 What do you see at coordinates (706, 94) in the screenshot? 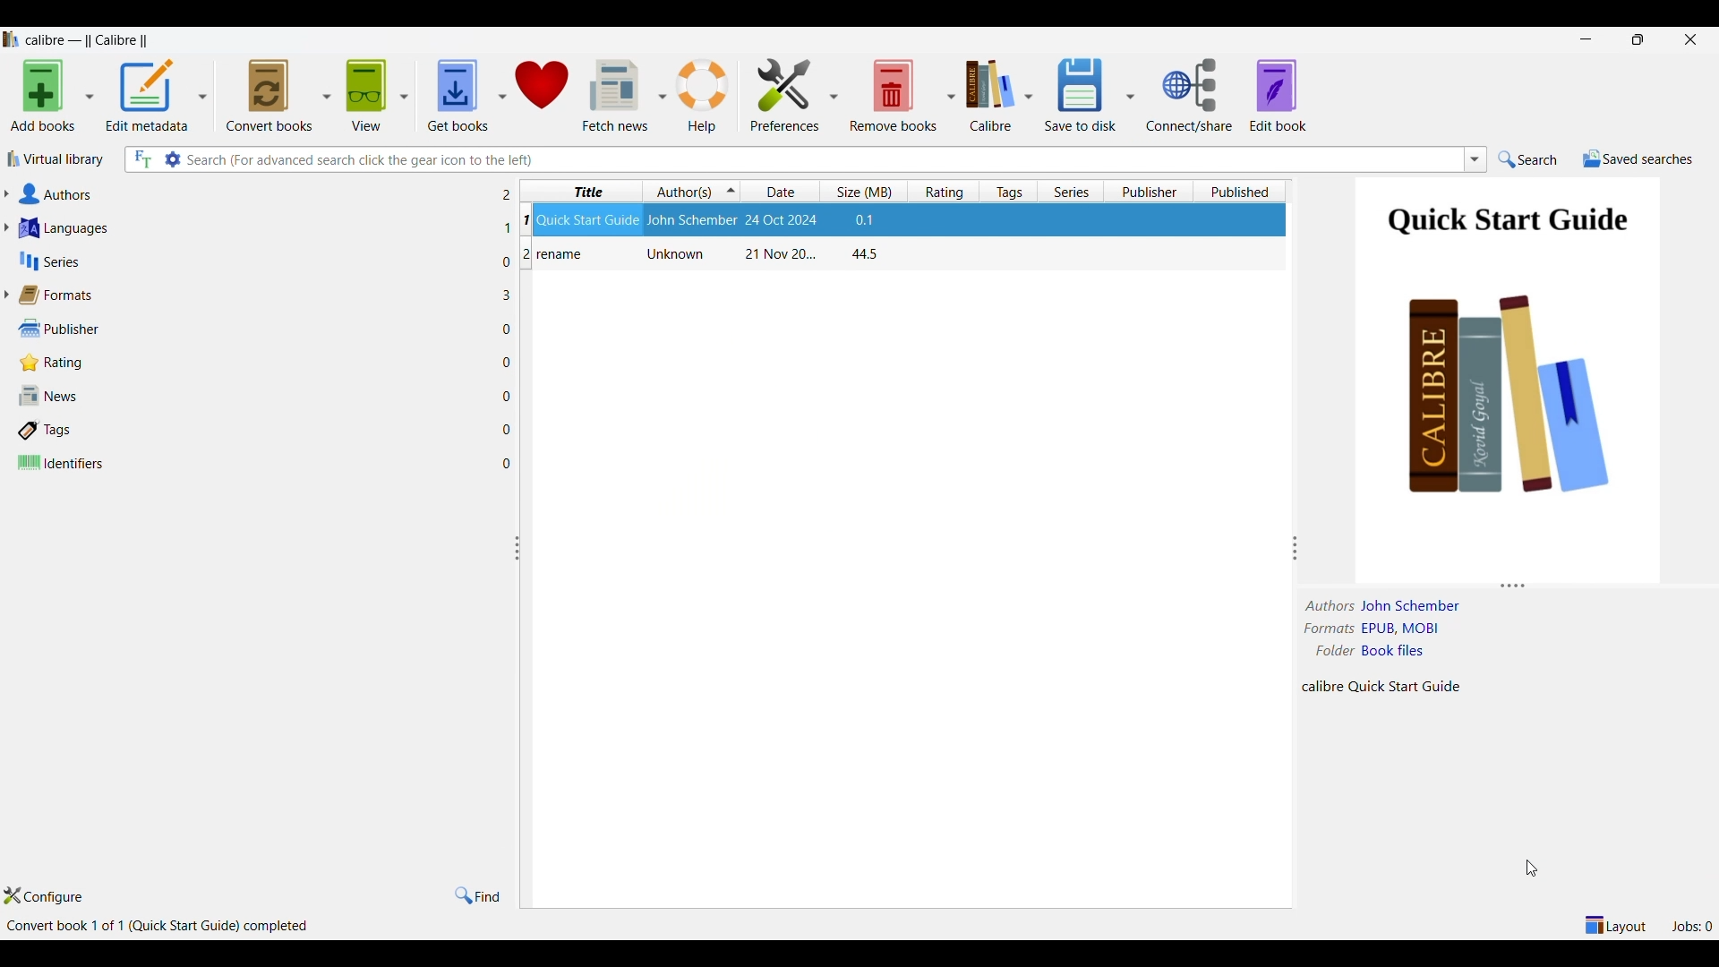
I see `Help` at bounding box center [706, 94].